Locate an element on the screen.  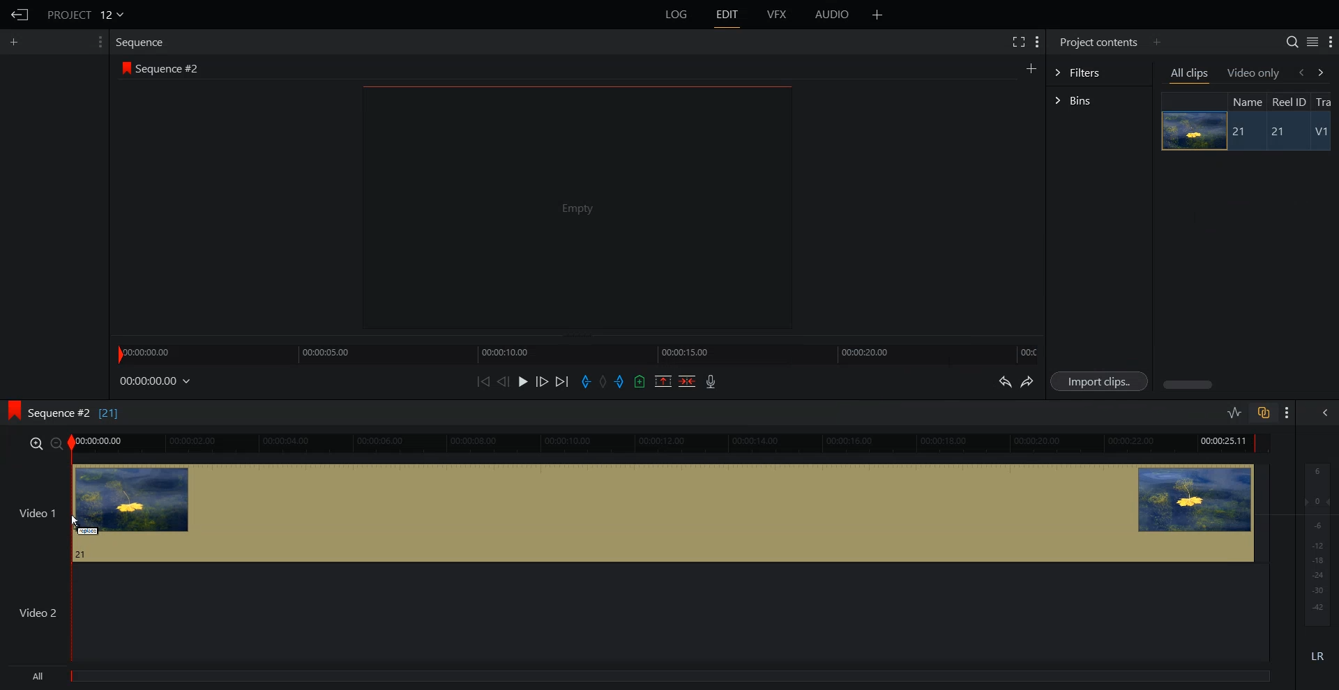
Full screen is located at coordinates (1018, 41).